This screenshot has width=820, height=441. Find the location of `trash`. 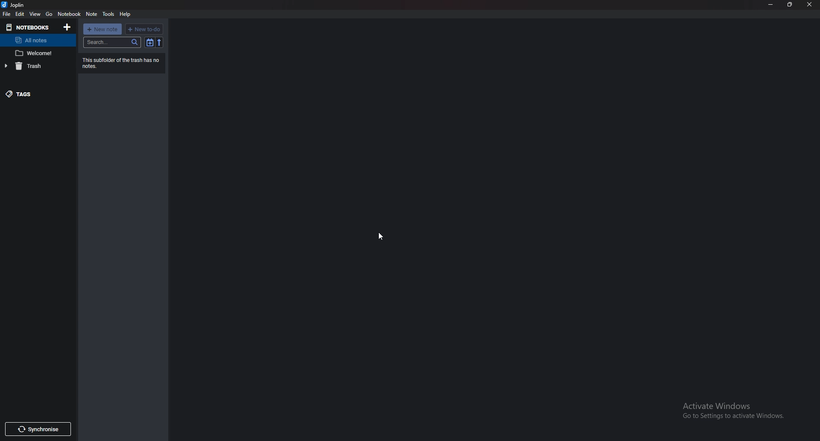

trash is located at coordinates (35, 65).